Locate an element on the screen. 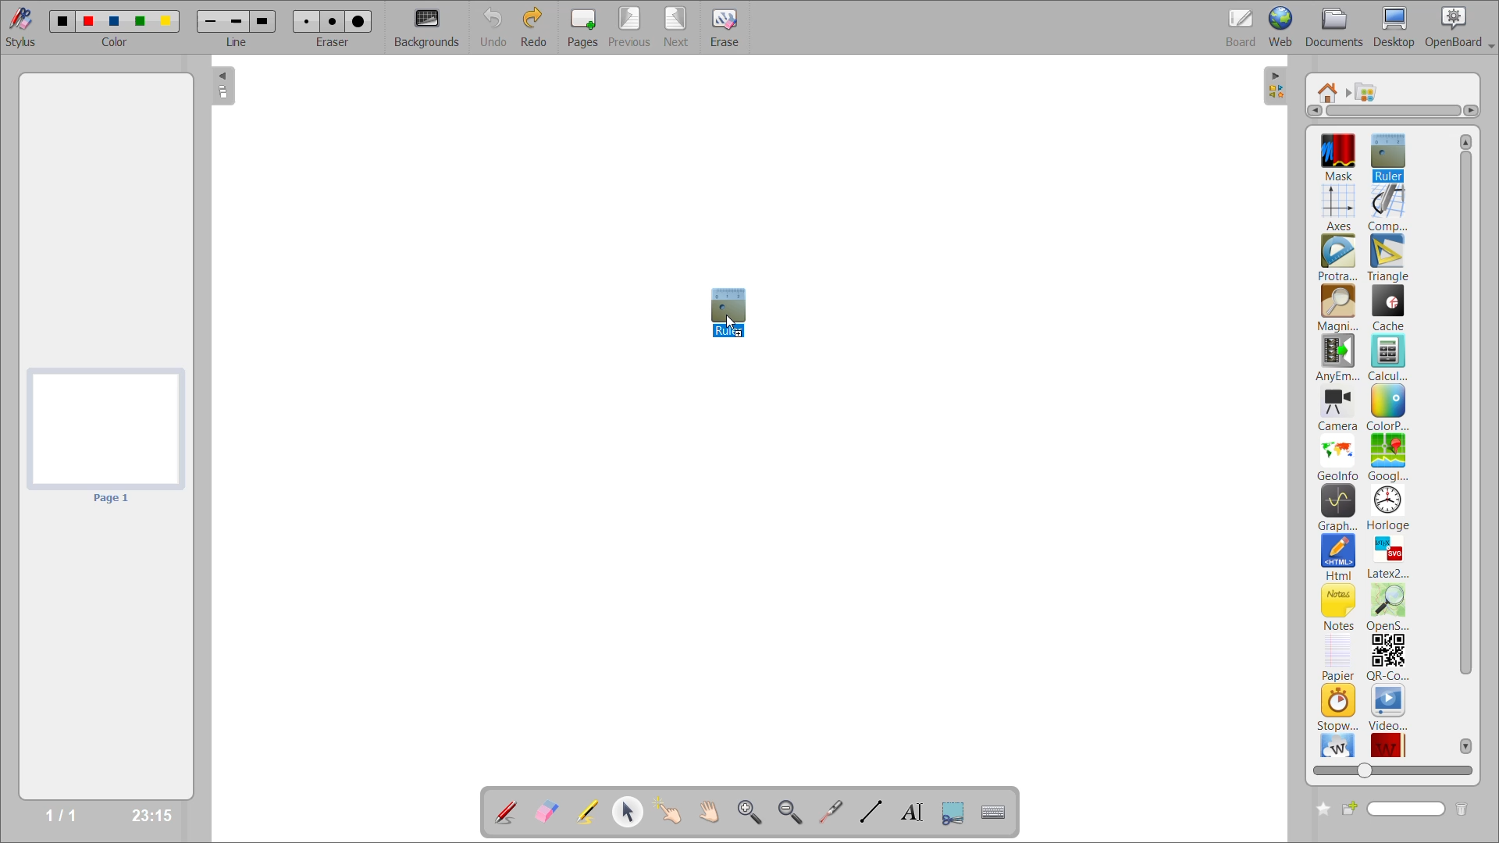  highlight is located at coordinates (593, 813).